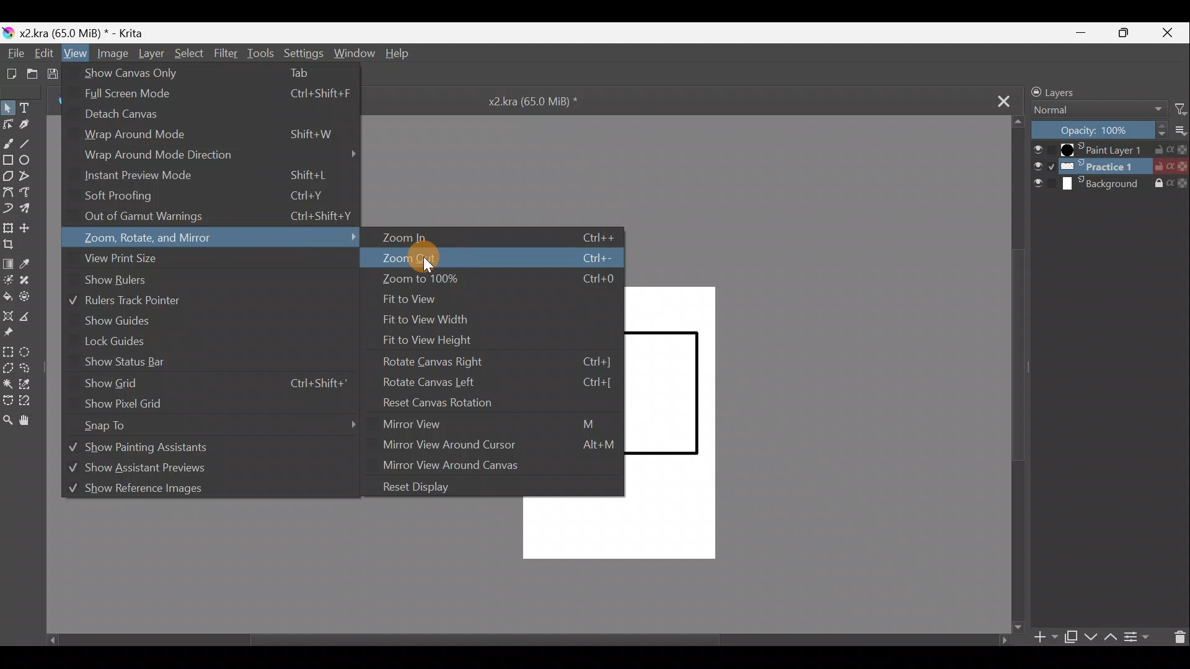 This screenshot has height=669, width=1190. Describe the element at coordinates (32, 264) in the screenshot. I see `Sample a colour` at that location.